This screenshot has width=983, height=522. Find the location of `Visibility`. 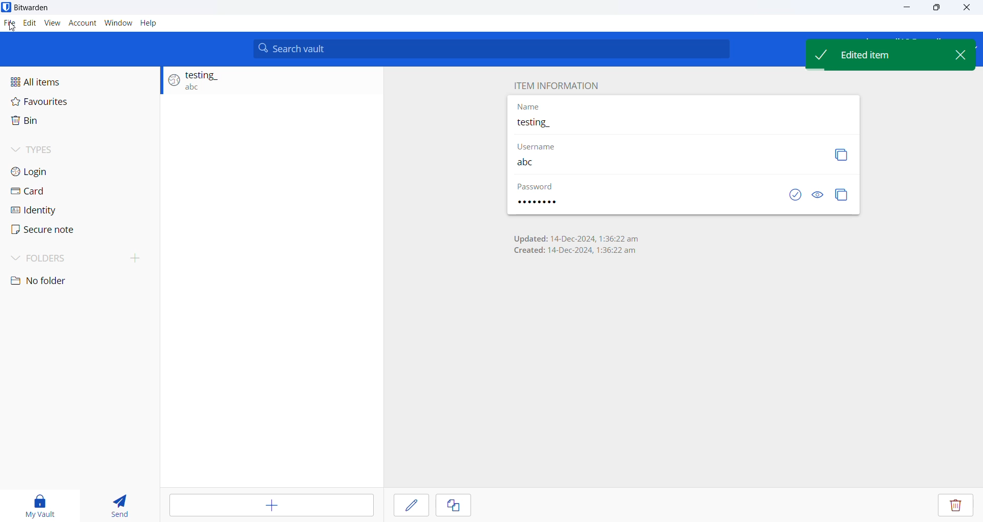

Visibility is located at coordinates (818, 195).